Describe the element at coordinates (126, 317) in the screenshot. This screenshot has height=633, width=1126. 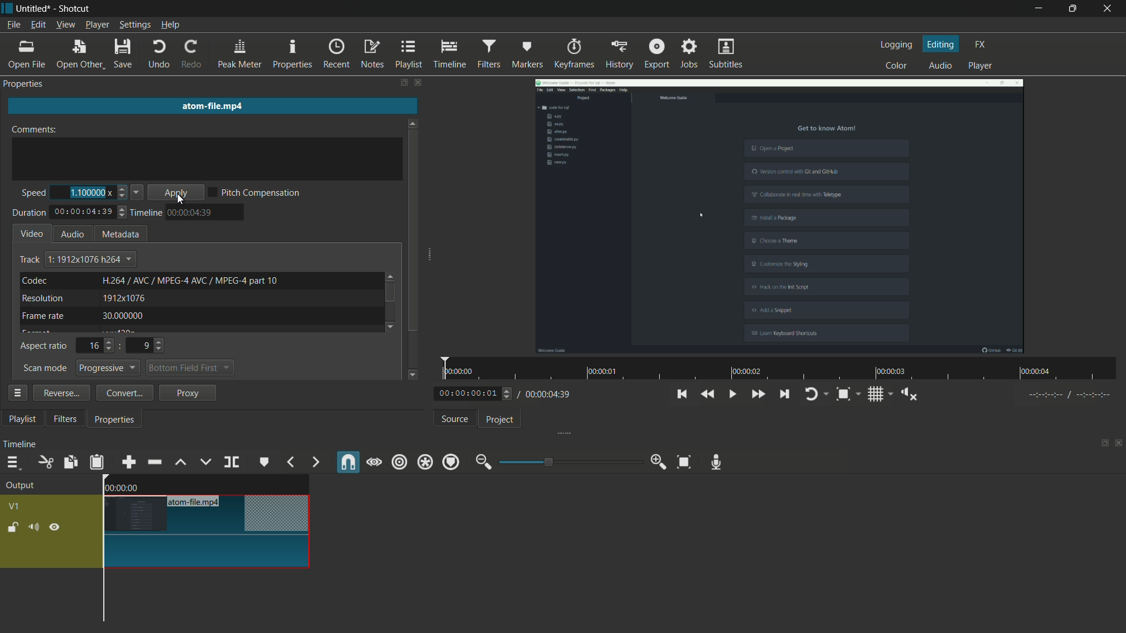
I see `30` at that location.